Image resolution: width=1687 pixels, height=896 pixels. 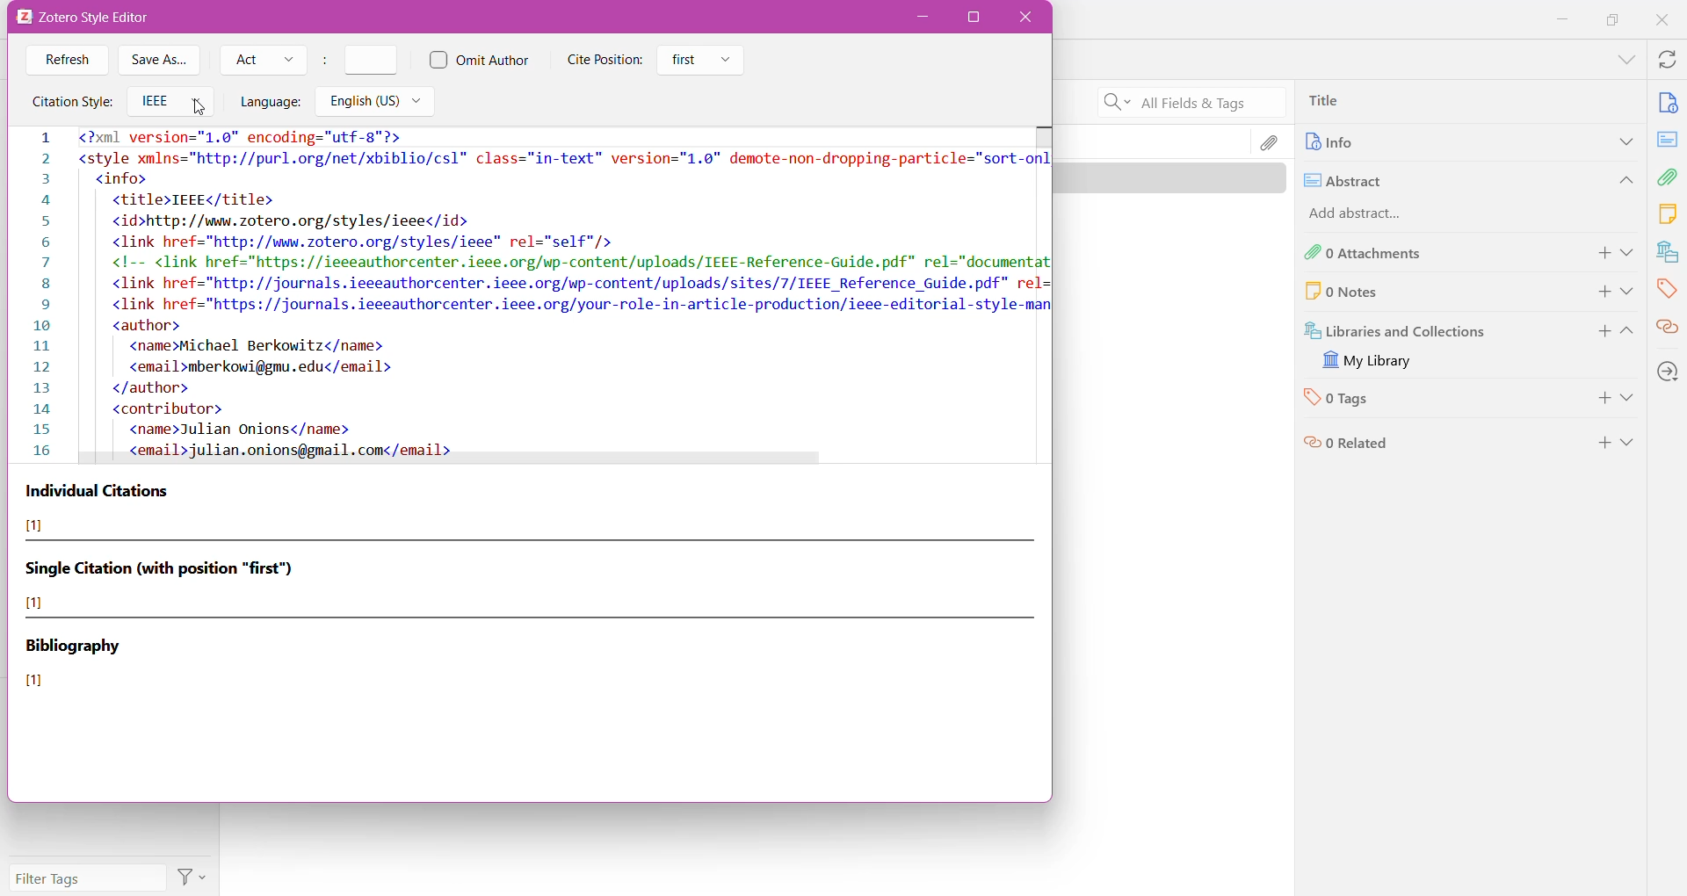 I want to click on Minimize, so click(x=923, y=18).